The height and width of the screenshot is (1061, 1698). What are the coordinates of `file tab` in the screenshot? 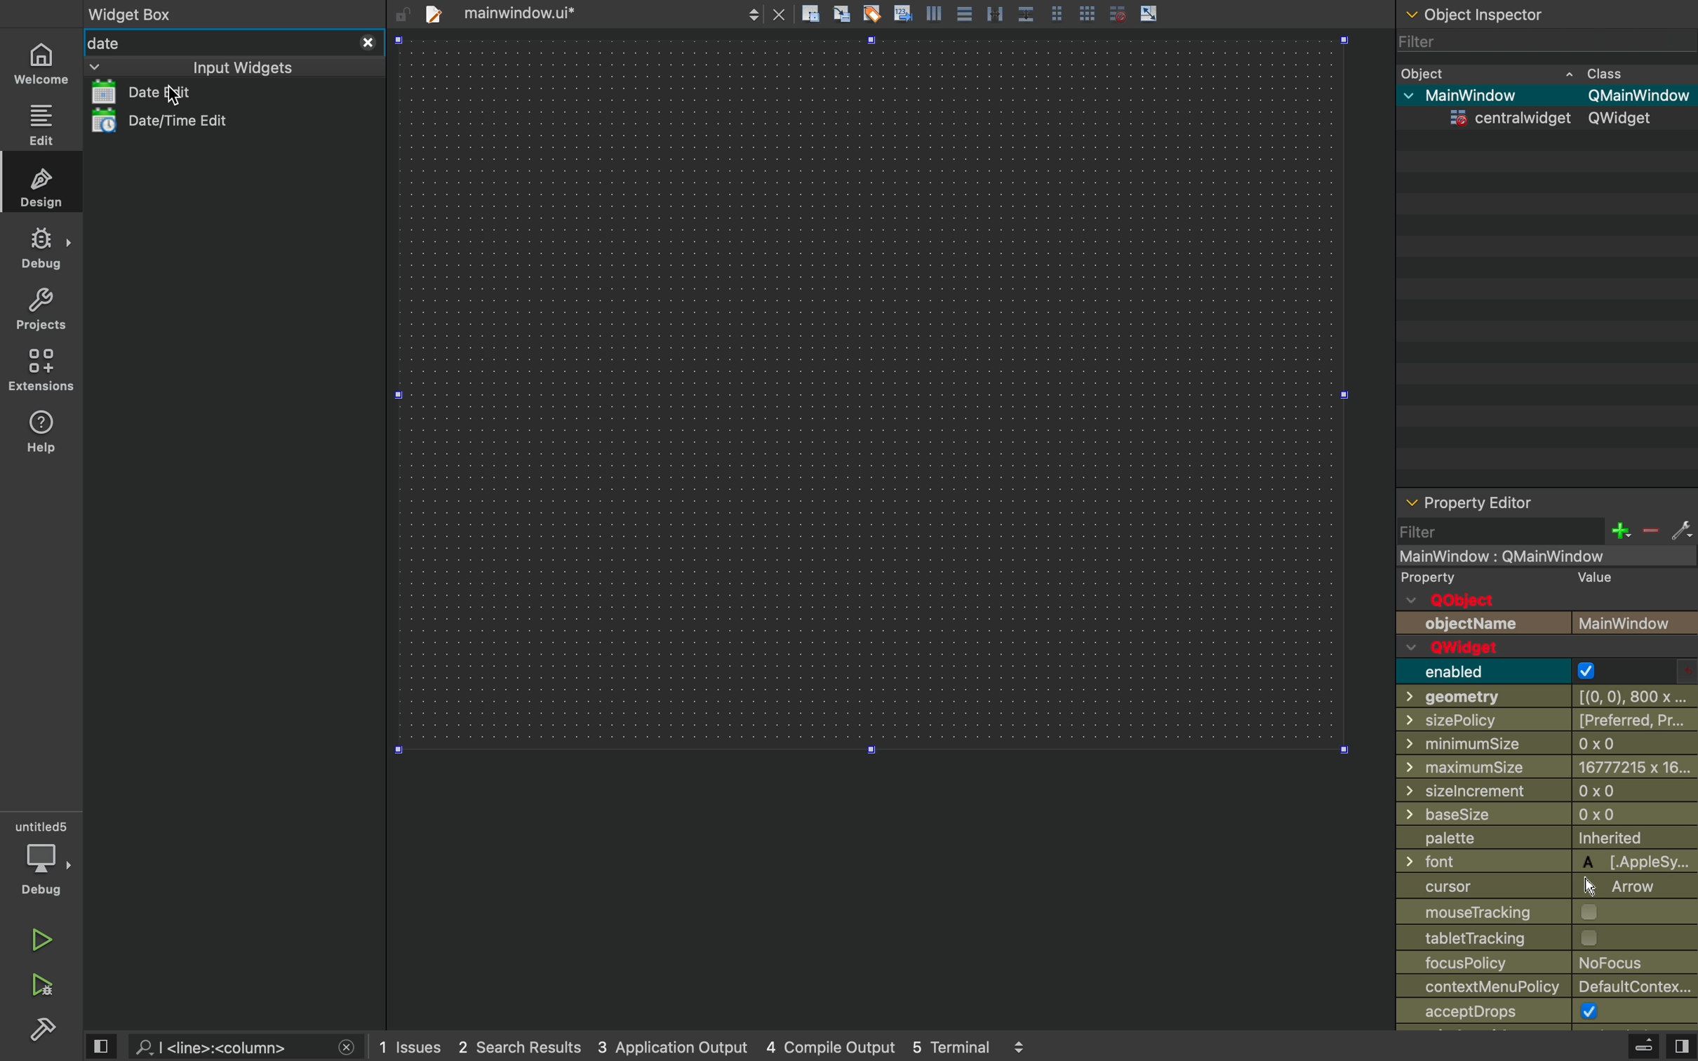 It's located at (574, 12).